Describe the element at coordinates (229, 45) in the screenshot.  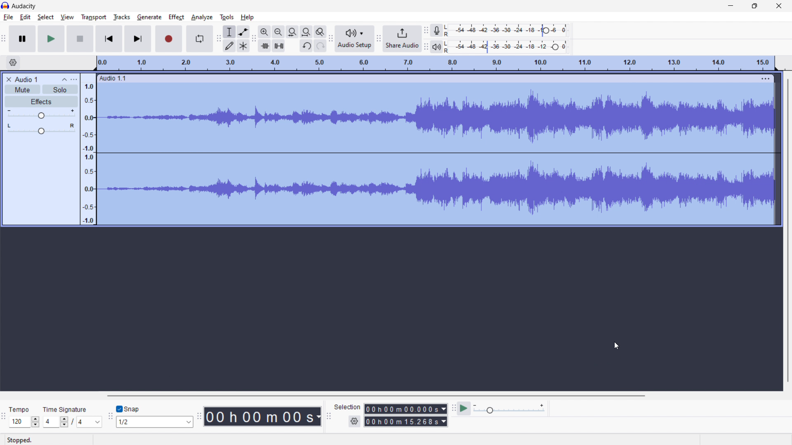
I see `draw tool` at that location.